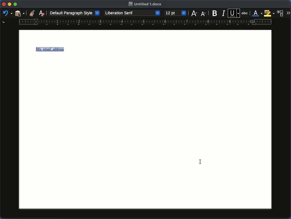 The image size is (291, 219). Describe the element at coordinates (19, 14) in the screenshot. I see `Clipboard` at that location.